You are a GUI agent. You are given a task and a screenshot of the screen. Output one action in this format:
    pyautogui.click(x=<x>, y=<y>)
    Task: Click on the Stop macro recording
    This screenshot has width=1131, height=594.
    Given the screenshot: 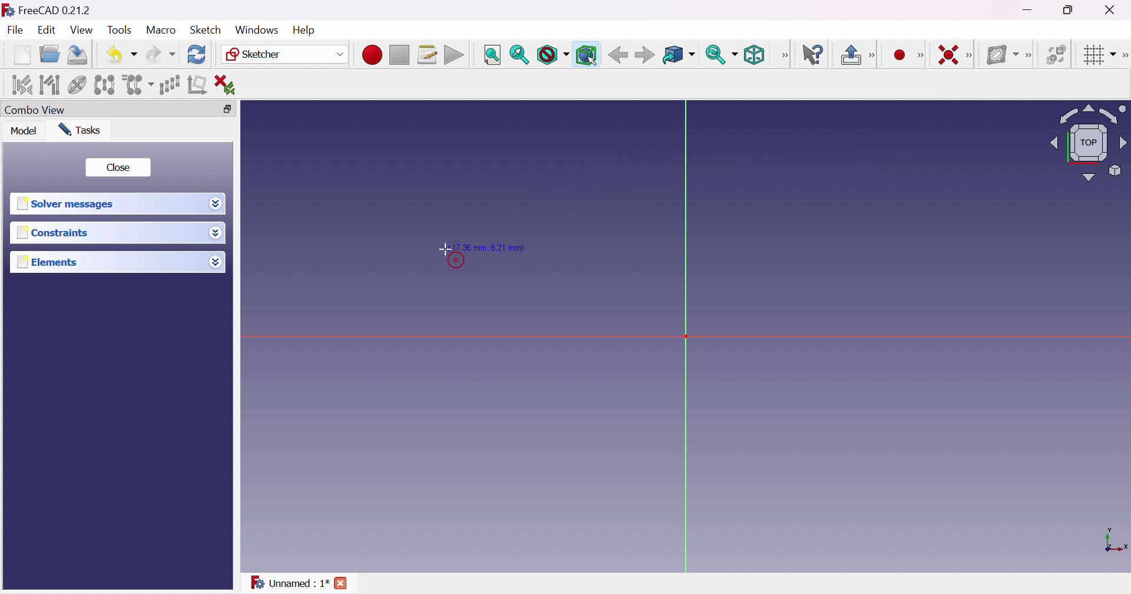 What is the action you would take?
    pyautogui.click(x=398, y=55)
    